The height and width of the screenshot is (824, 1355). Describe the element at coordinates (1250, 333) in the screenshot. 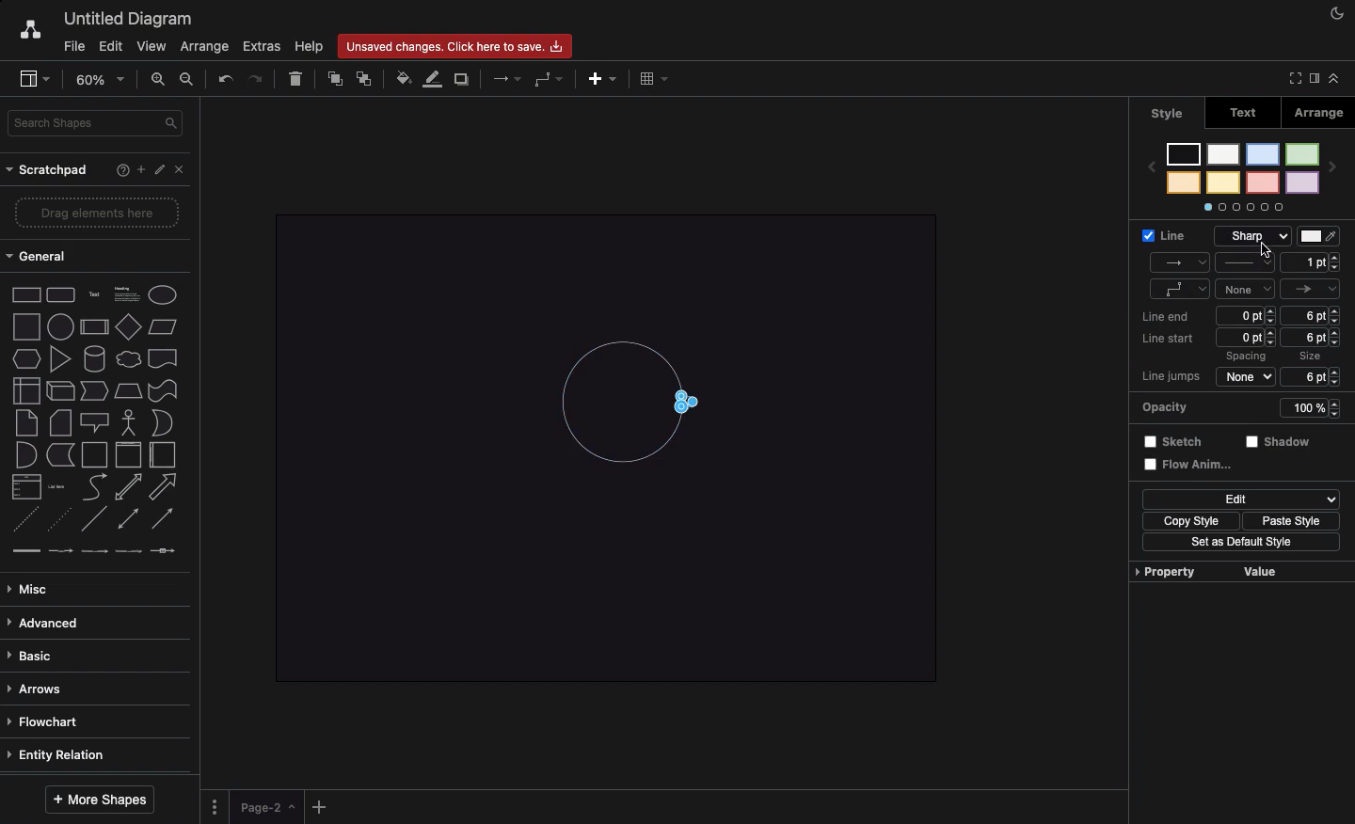

I see `Spacing` at that location.